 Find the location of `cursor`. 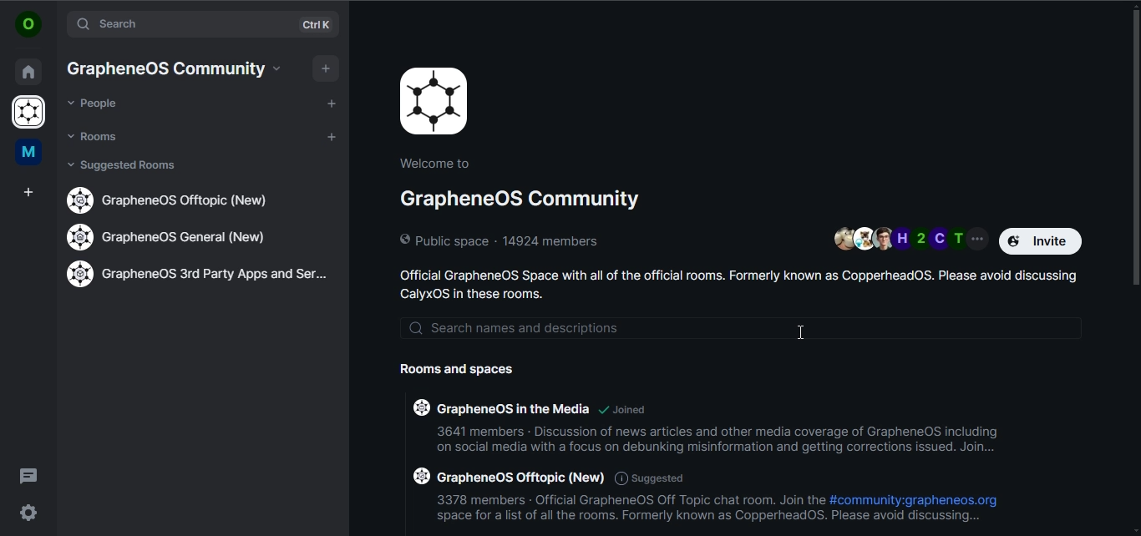

cursor is located at coordinates (804, 334).